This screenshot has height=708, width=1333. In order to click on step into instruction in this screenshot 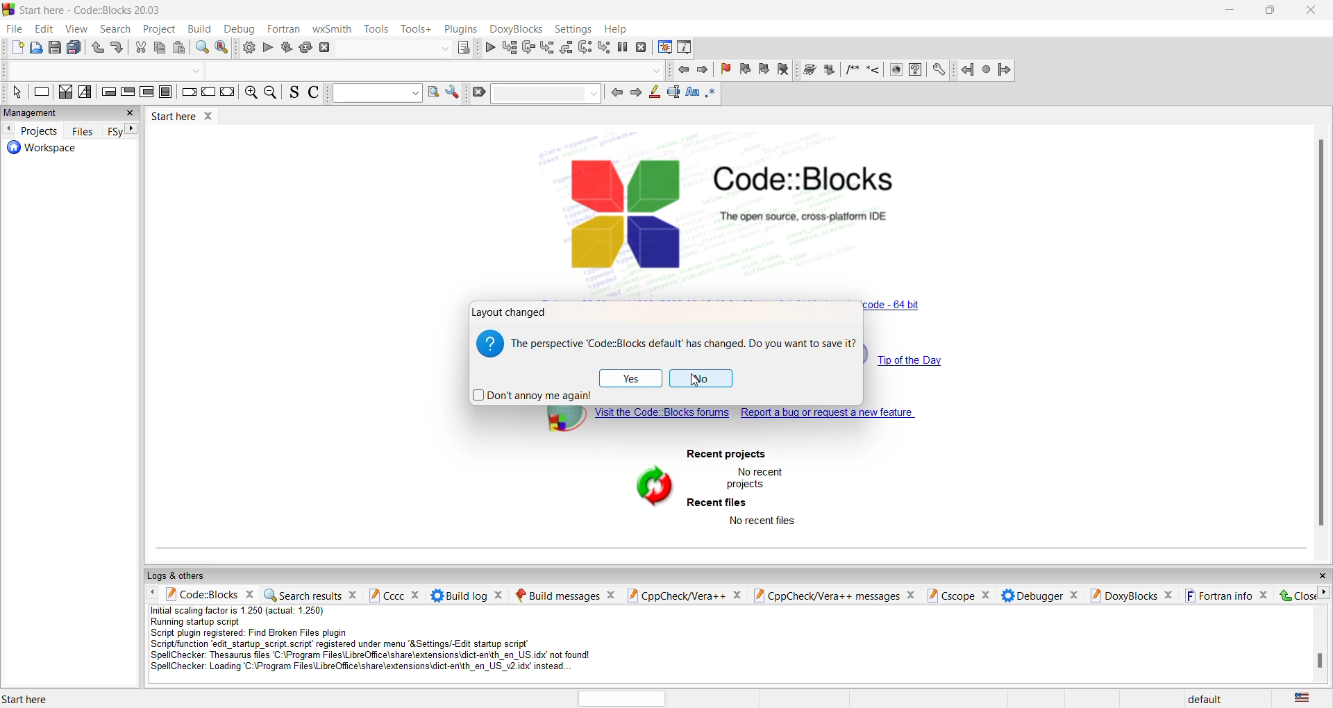, I will do `click(605, 47)`.